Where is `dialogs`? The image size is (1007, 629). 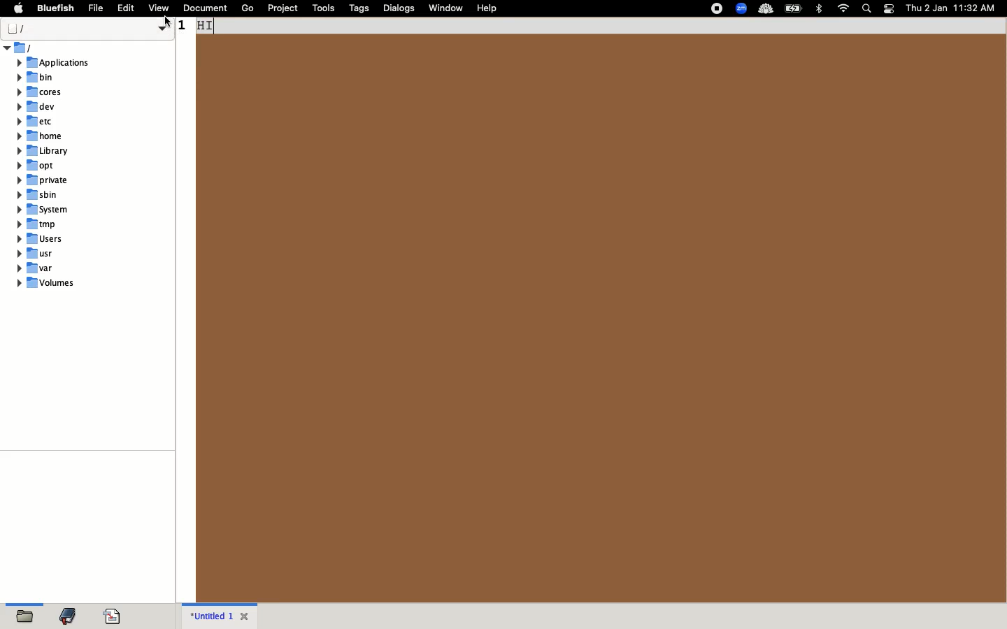
dialogs is located at coordinates (399, 10).